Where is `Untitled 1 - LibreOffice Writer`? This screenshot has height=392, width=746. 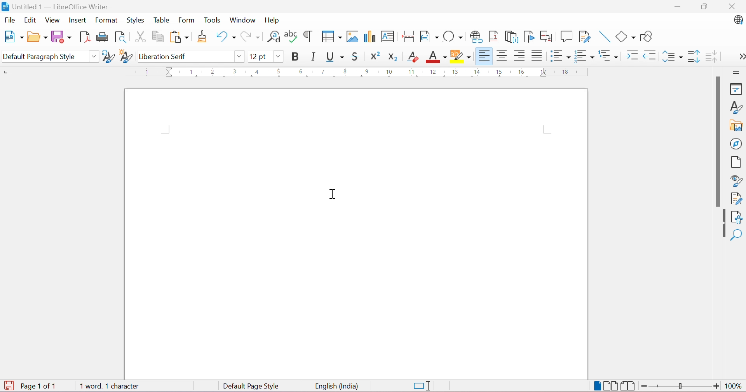 Untitled 1 - LibreOffice Writer is located at coordinates (54, 6).